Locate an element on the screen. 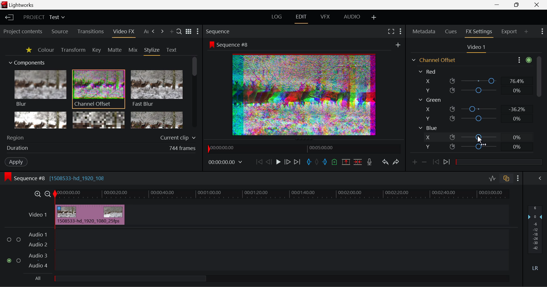 Image resolution: width=547 pixels, height=287 pixels. Effect Applied is located at coordinates (90, 214).